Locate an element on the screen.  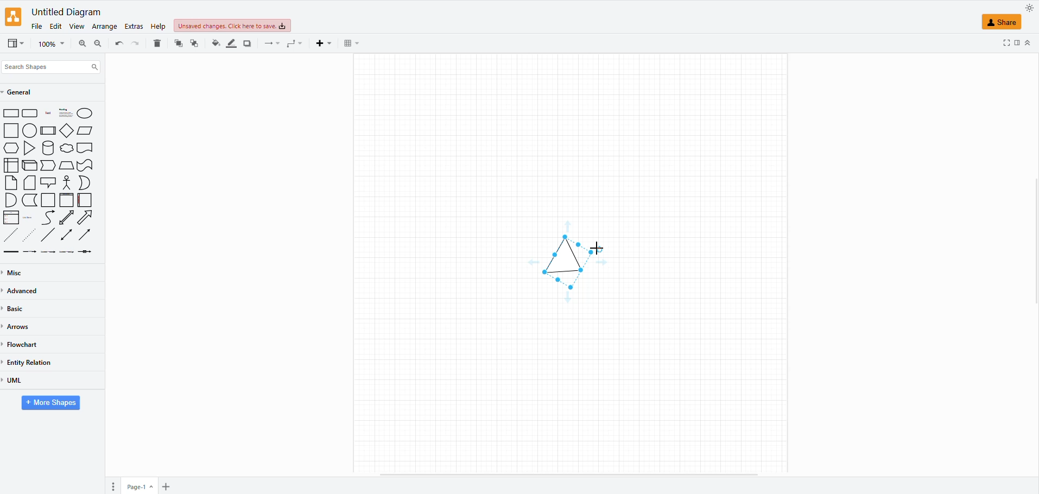
Dotted Arrow is located at coordinates (31, 235).